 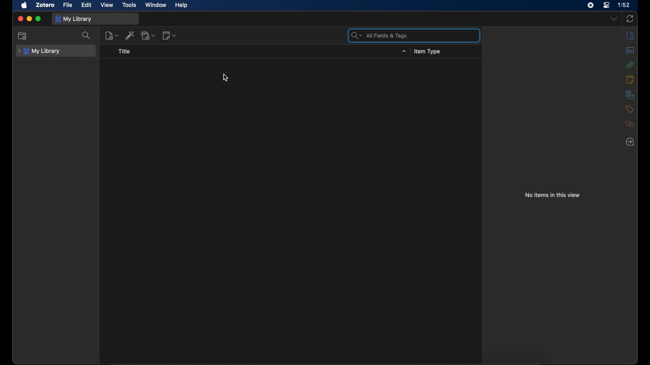 I want to click on attachments, so click(x=630, y=65).